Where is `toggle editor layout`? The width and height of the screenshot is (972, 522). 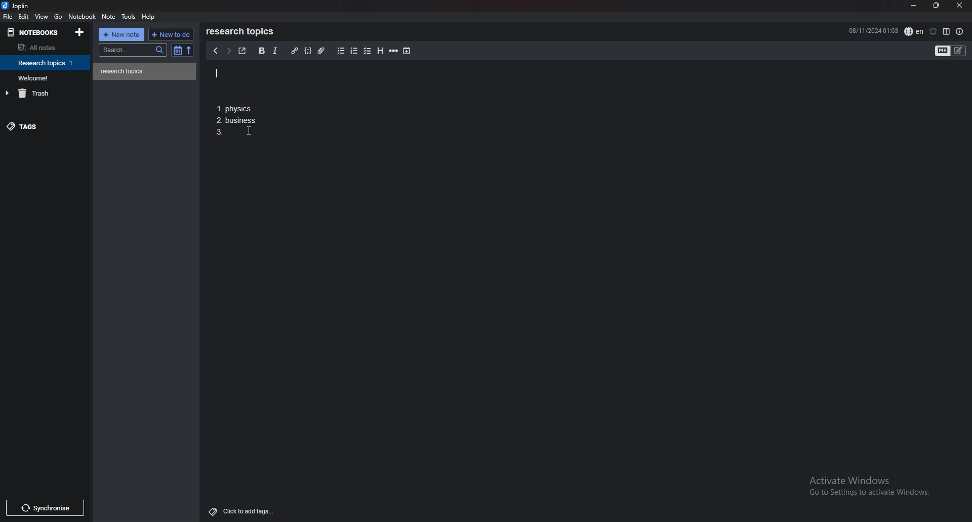 toggle editor layout is located at coordinates (946, 31).